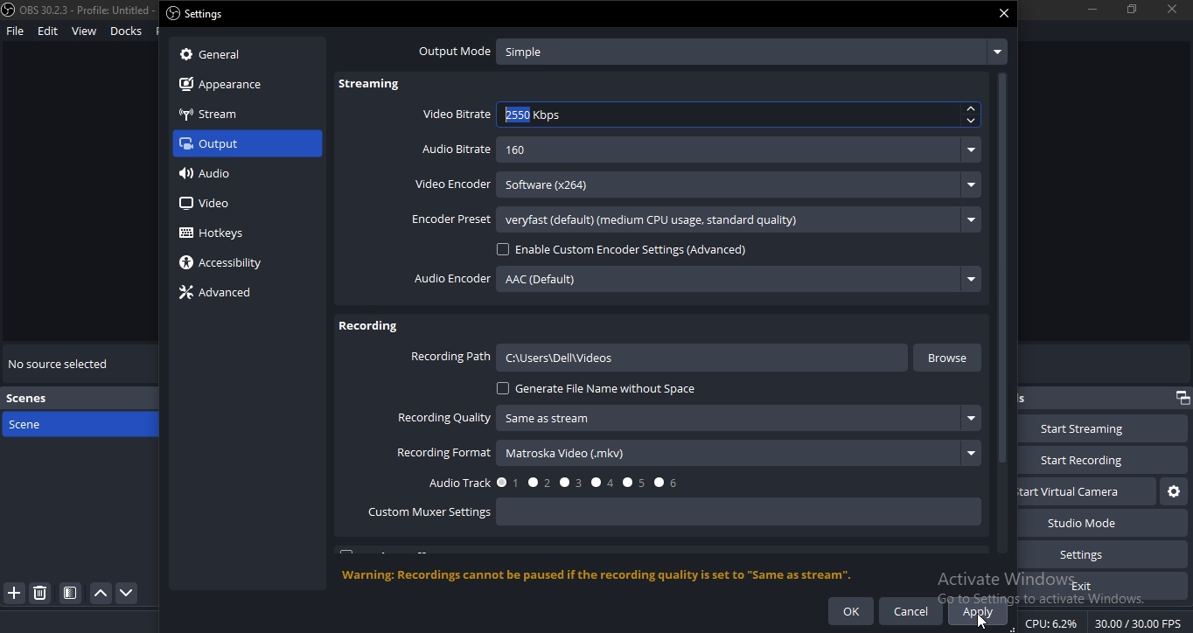  Describe the element at coordinates (742, 453) in the screenshot. I see `matroska Video (mkv)` at that location.